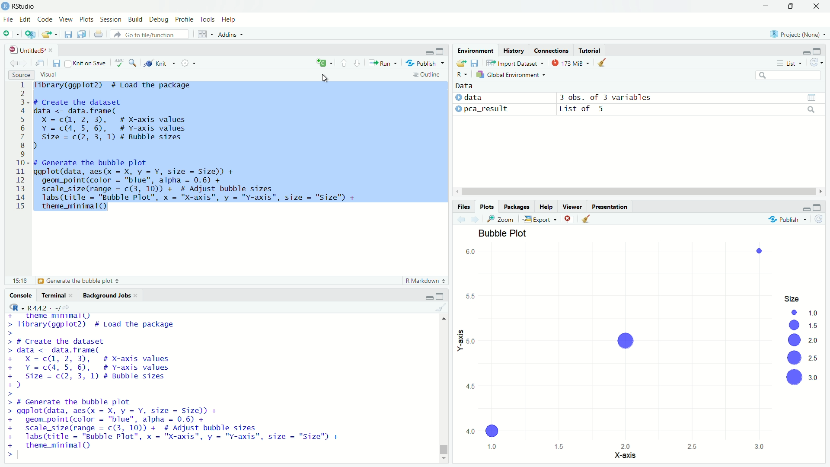 Image resolution: width=830 pixels, height=467 pixels. Describe the element at coordinates (540, 220) in the screenshot. I see `export` at that location.